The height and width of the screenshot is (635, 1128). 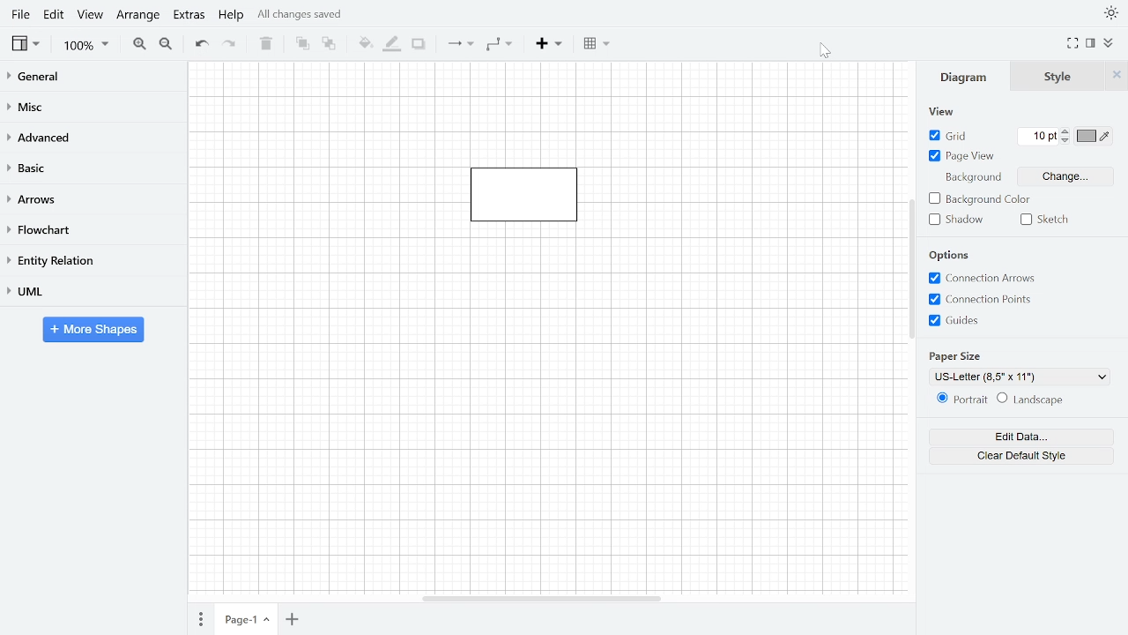 What do you see at coordinates (1072, 43) in the screenshot?
I see `Fullscreen` at bounding box center [1072, 43].